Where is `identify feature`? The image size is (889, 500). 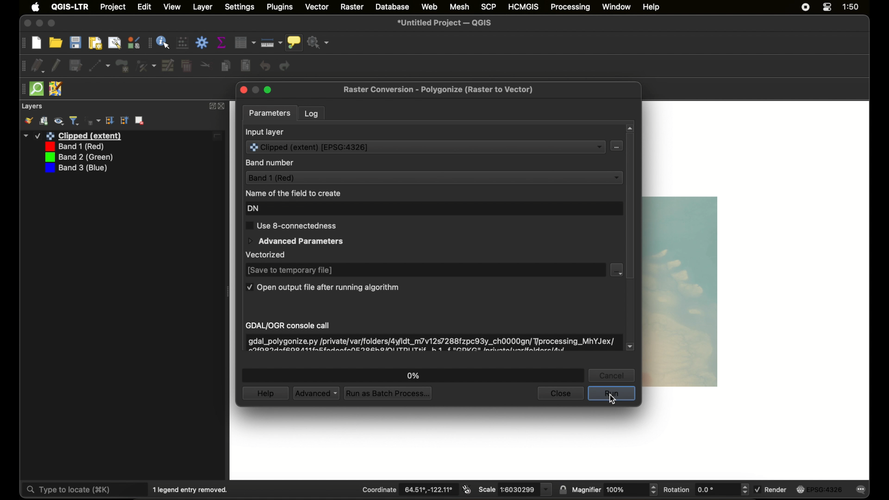
identify feature is located at coordinates (164, 42).